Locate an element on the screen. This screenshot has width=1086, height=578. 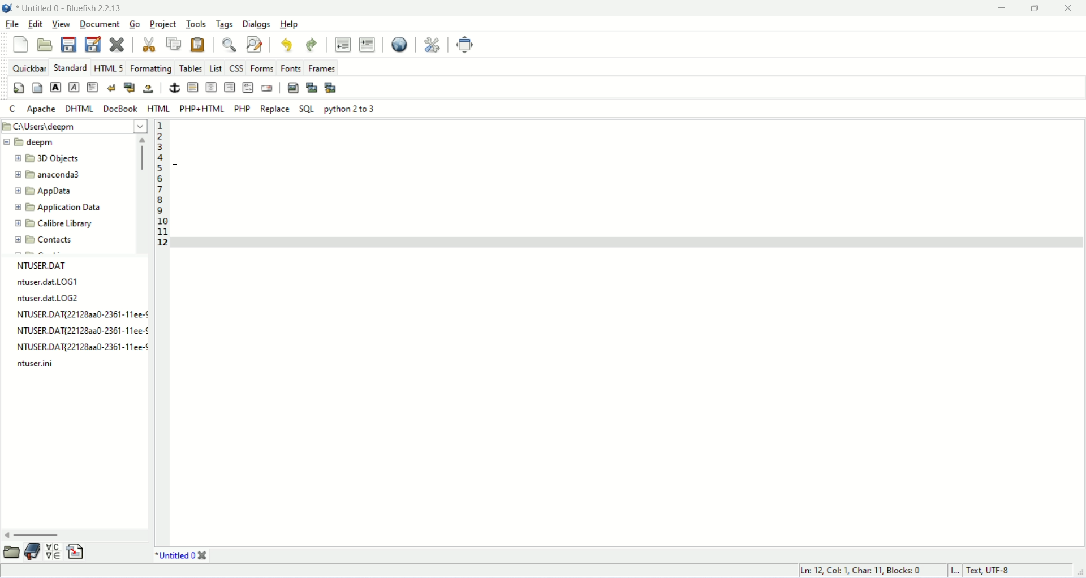
css is located at coordinates (236, 68).